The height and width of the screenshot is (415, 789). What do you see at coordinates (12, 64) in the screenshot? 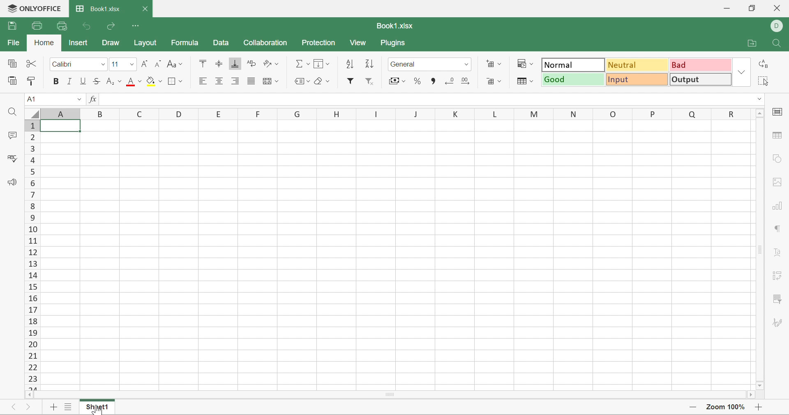
I see `Copy` at bounding box center [12, 64].